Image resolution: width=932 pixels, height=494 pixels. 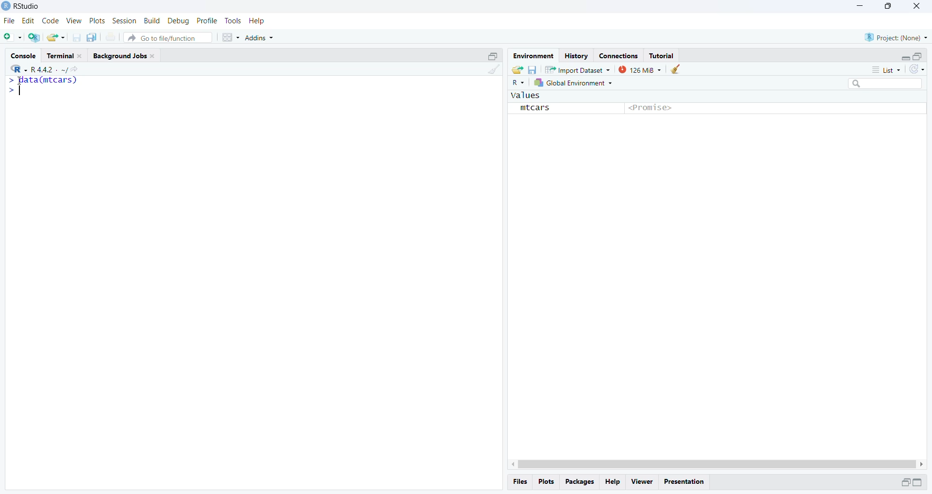 I want to click on Console, so click(x=23, y=55).